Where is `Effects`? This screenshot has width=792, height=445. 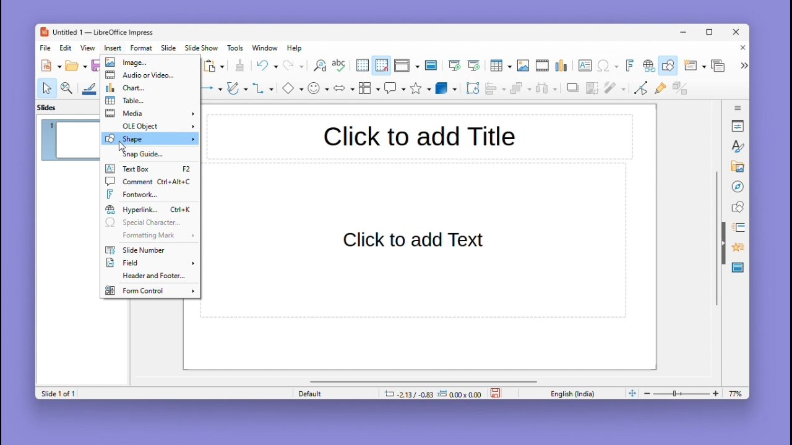 Effects is located at coordinates (736, 249).